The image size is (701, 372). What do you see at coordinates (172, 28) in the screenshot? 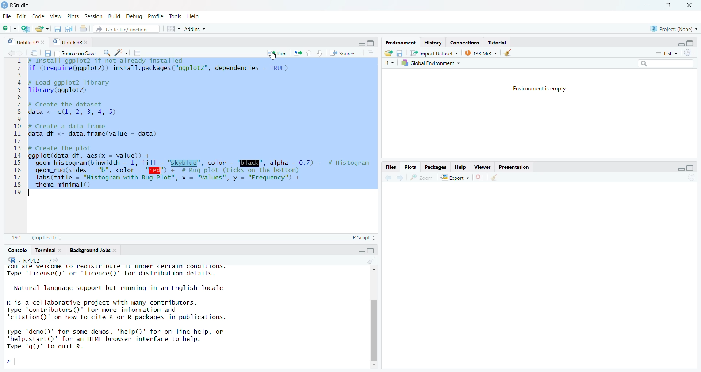
I see `workspace` at bounding box center [172, 28].